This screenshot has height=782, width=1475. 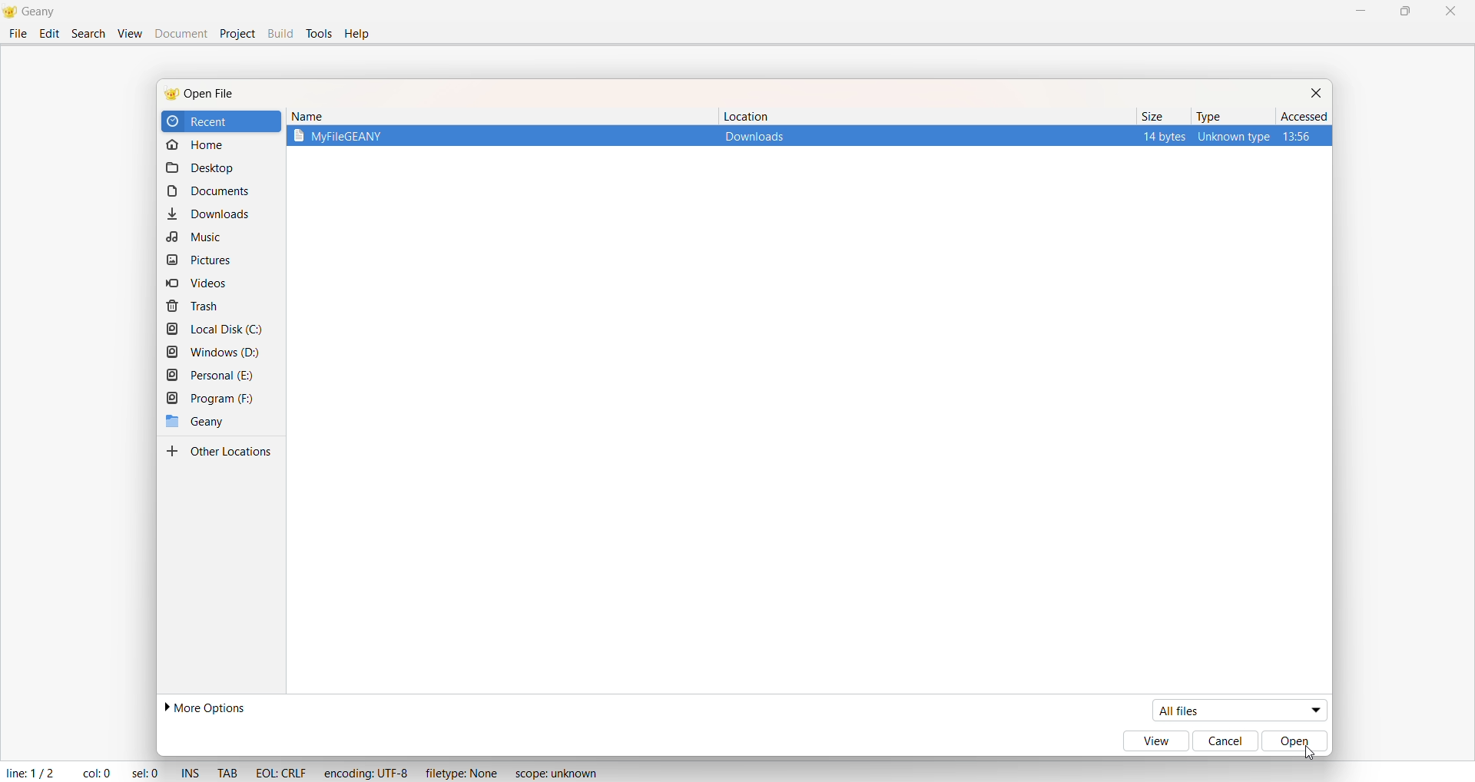 What do you see at coordinates (191, 283) in the screenshot?
I see `videos` at bounding box center [191, 283].